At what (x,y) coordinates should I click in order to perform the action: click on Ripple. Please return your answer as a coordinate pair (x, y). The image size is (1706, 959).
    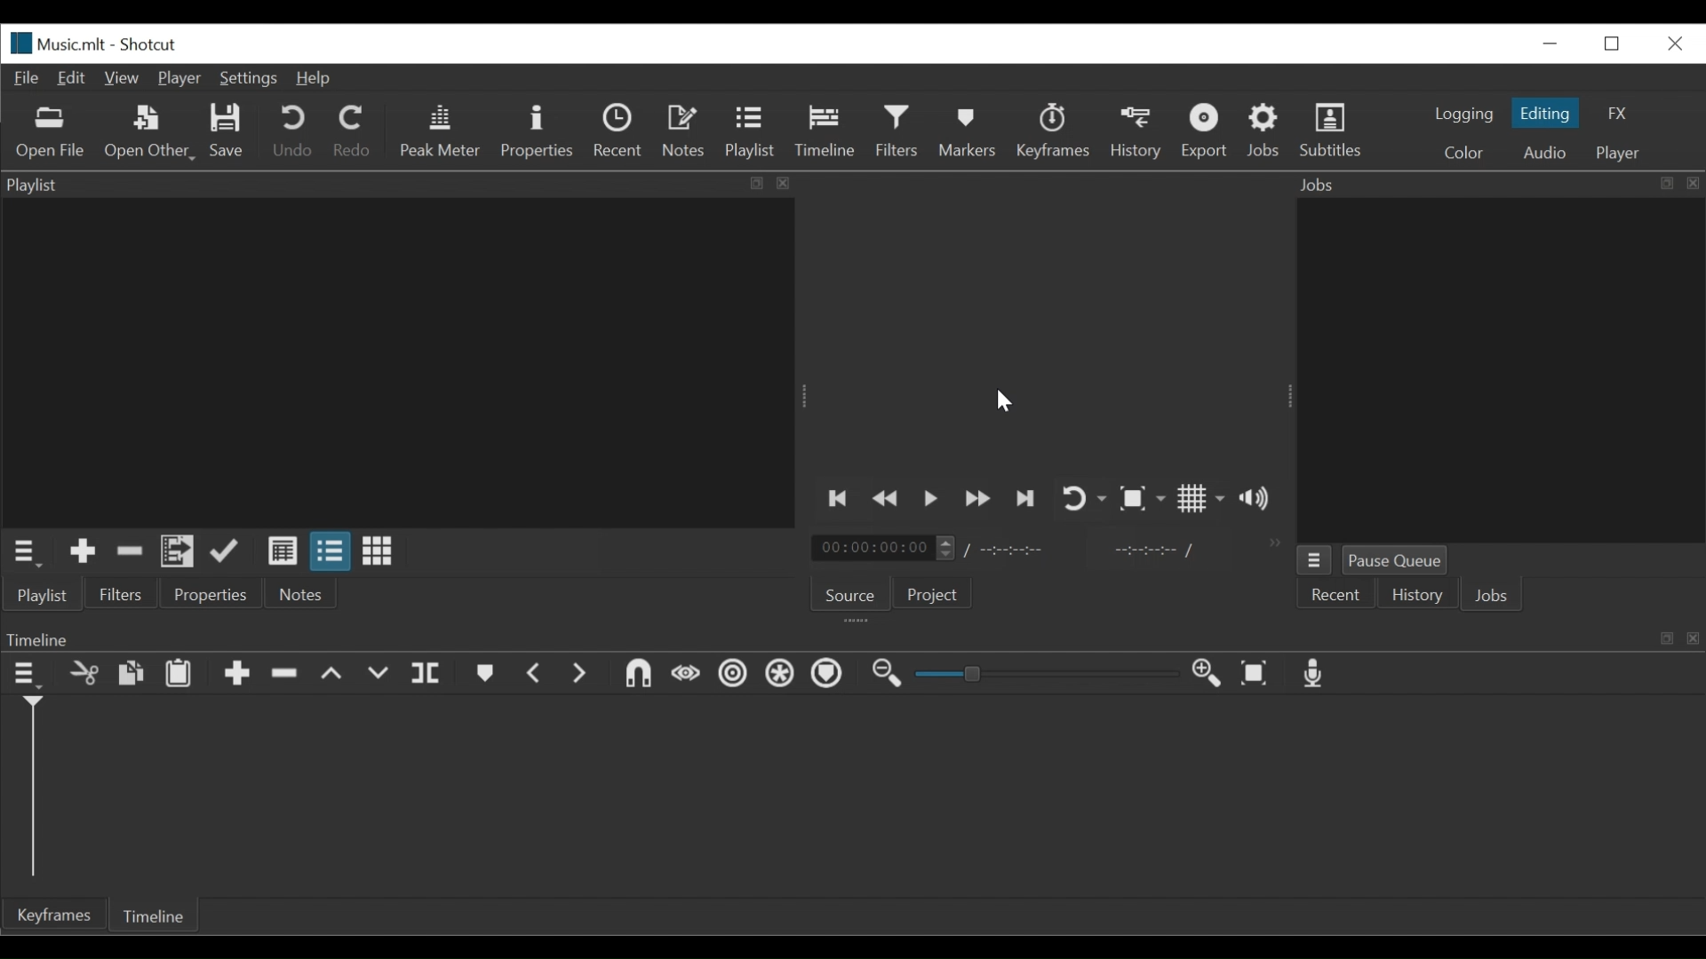
    Looking at the image, I should click on (731, 675).